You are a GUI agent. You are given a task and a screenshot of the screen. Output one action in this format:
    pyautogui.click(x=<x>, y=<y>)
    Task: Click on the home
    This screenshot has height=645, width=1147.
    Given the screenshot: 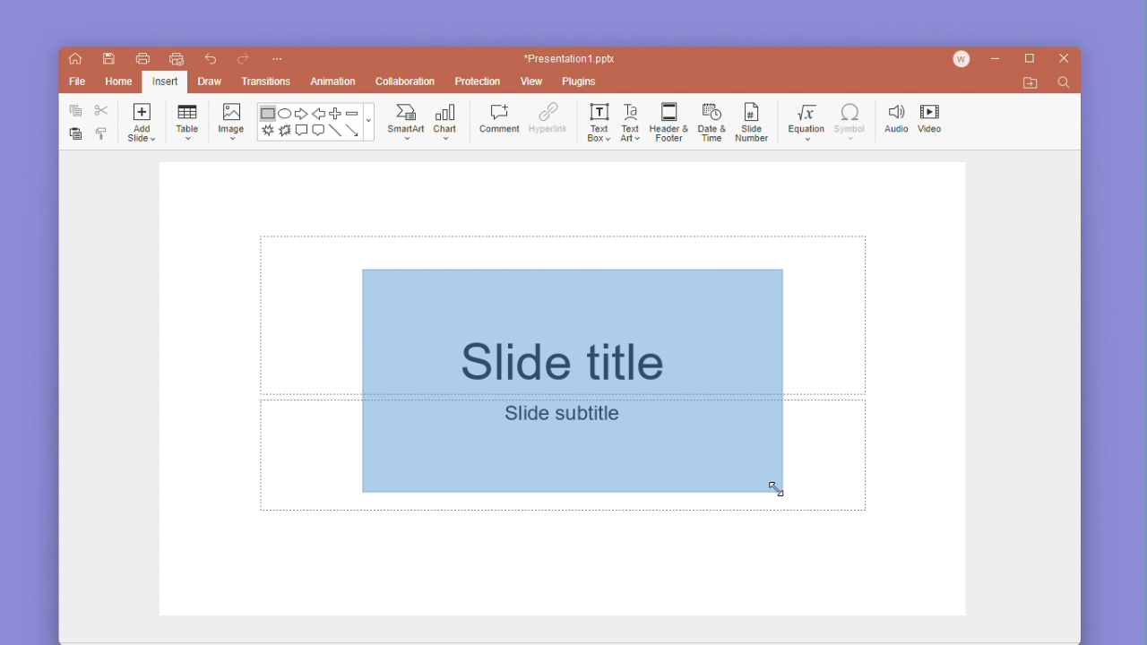 What is the action you would take?
    pyautogui.click(x=116, y=83)
    